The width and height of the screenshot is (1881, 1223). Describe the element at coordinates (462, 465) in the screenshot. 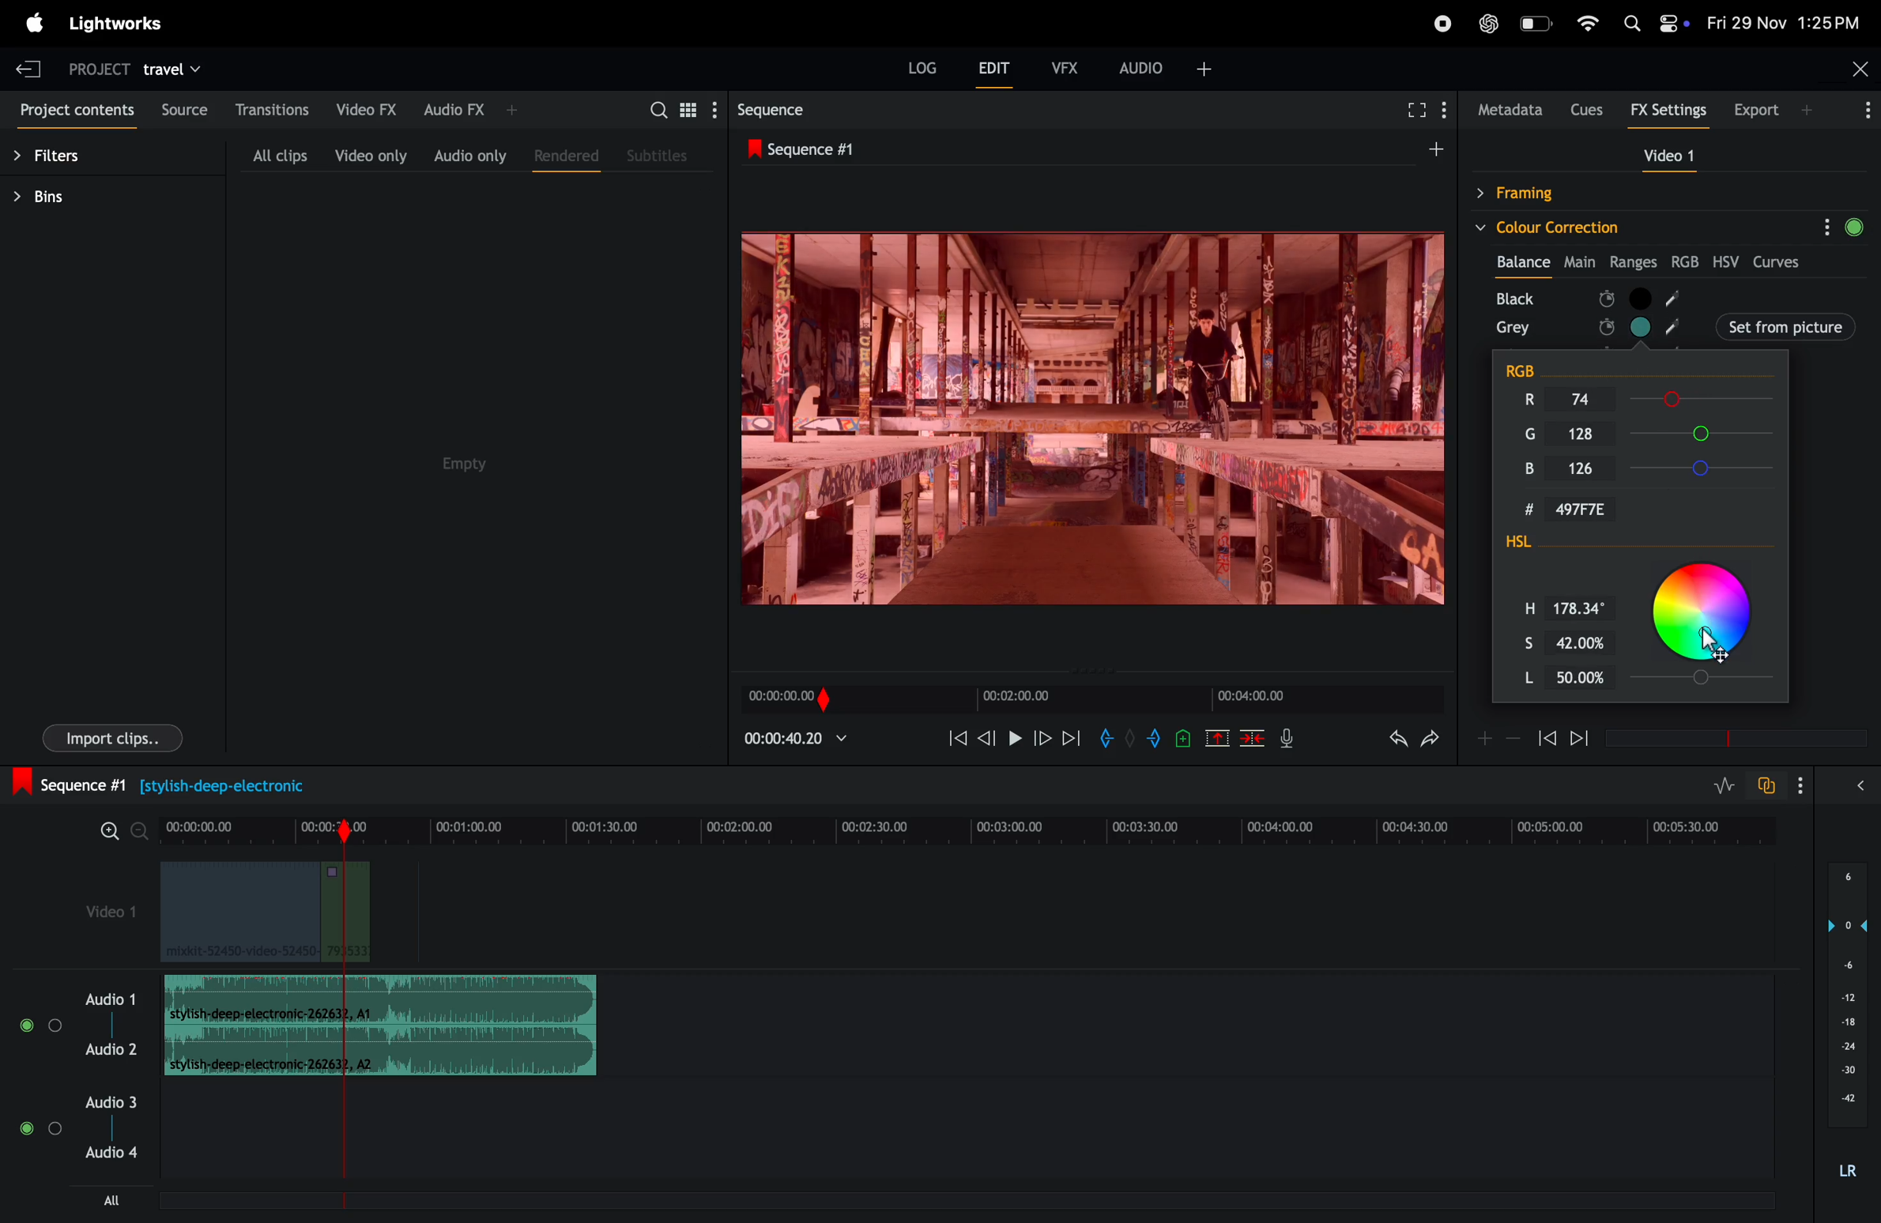

I see `empty` at that location.